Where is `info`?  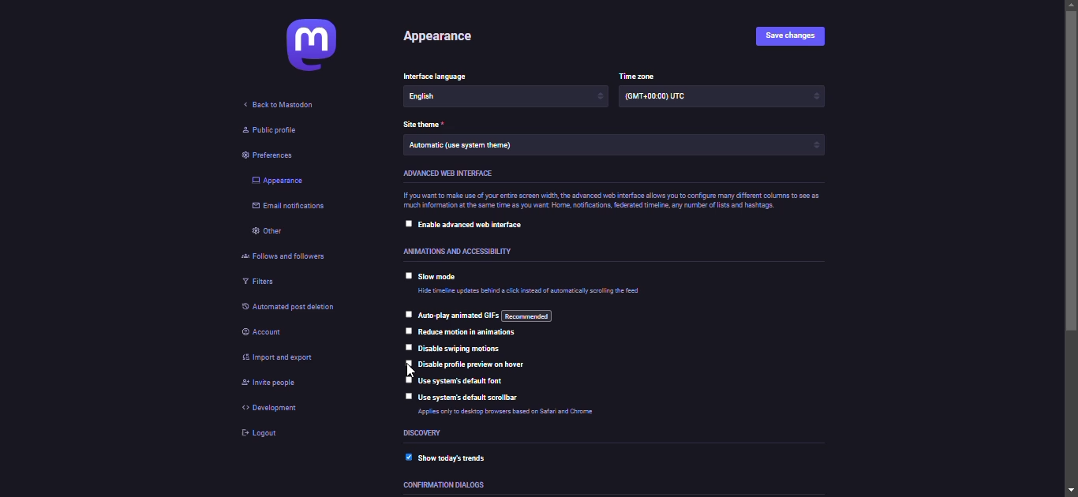
info is located at coordinates (608, 202).